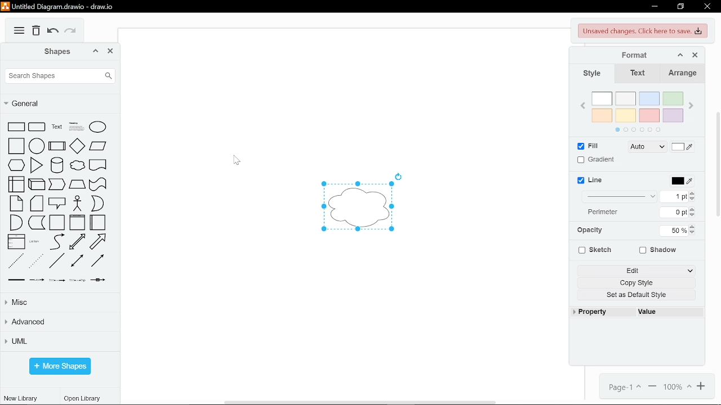  Describe the element at coordinates (78, 184) in the screenshot. I see `trapezoid` at that location.